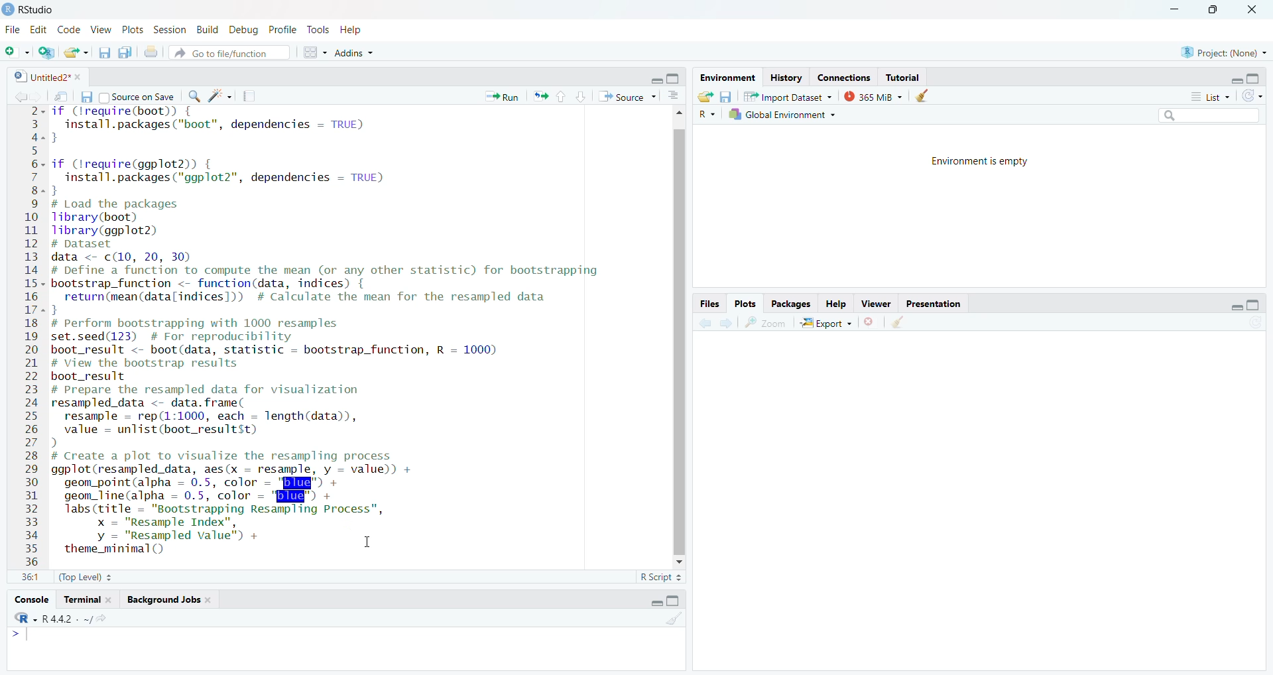  I want to click on 1h Global Environment +, so click(781, 116).